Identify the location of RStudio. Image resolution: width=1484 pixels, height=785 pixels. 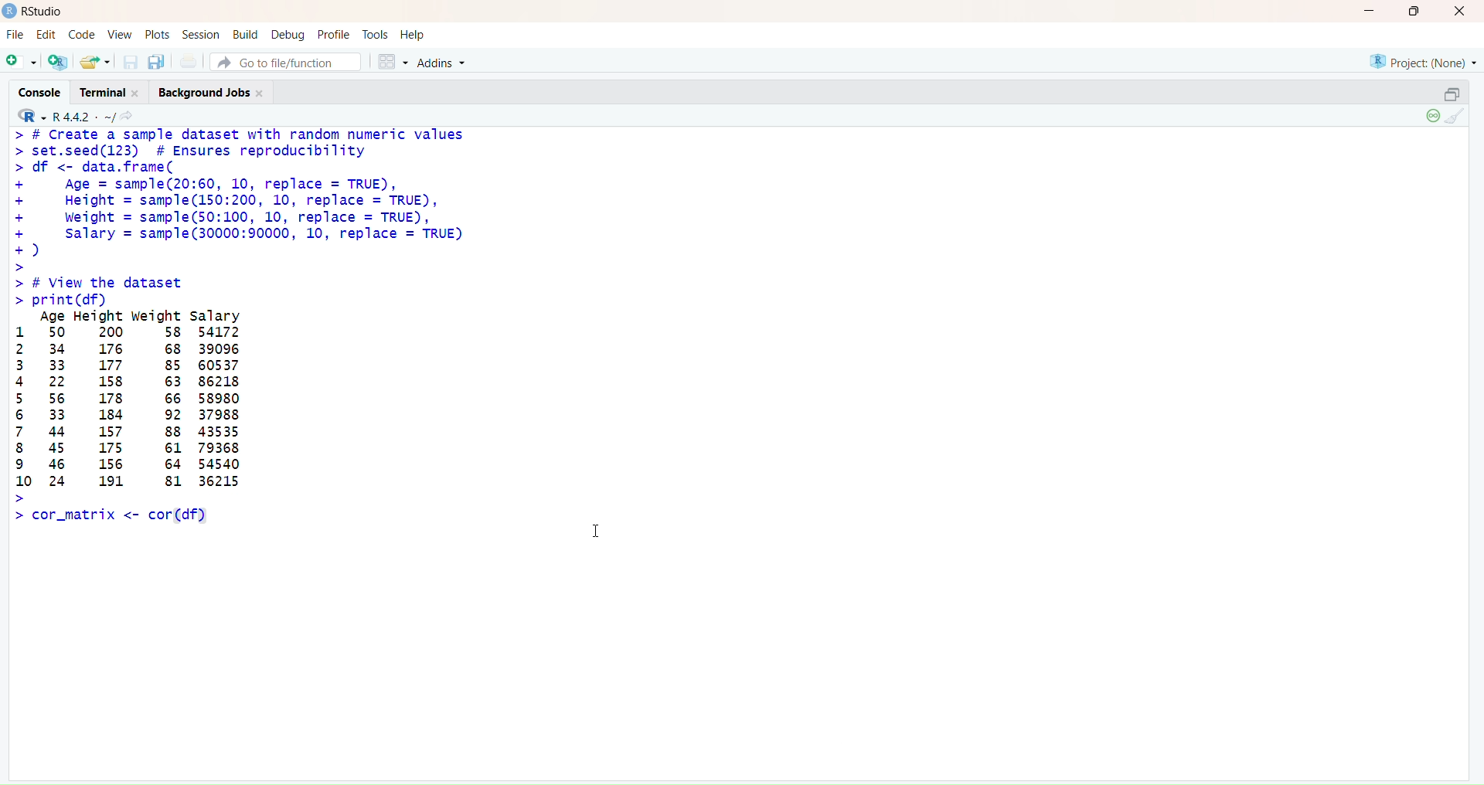
(36, 12).